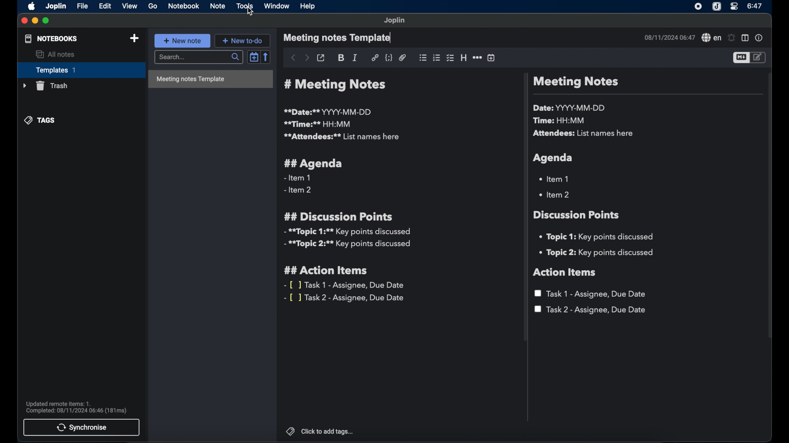  Describe the element at coordinates (577, 215) in the screenshot. I see `discussion points` at that location.